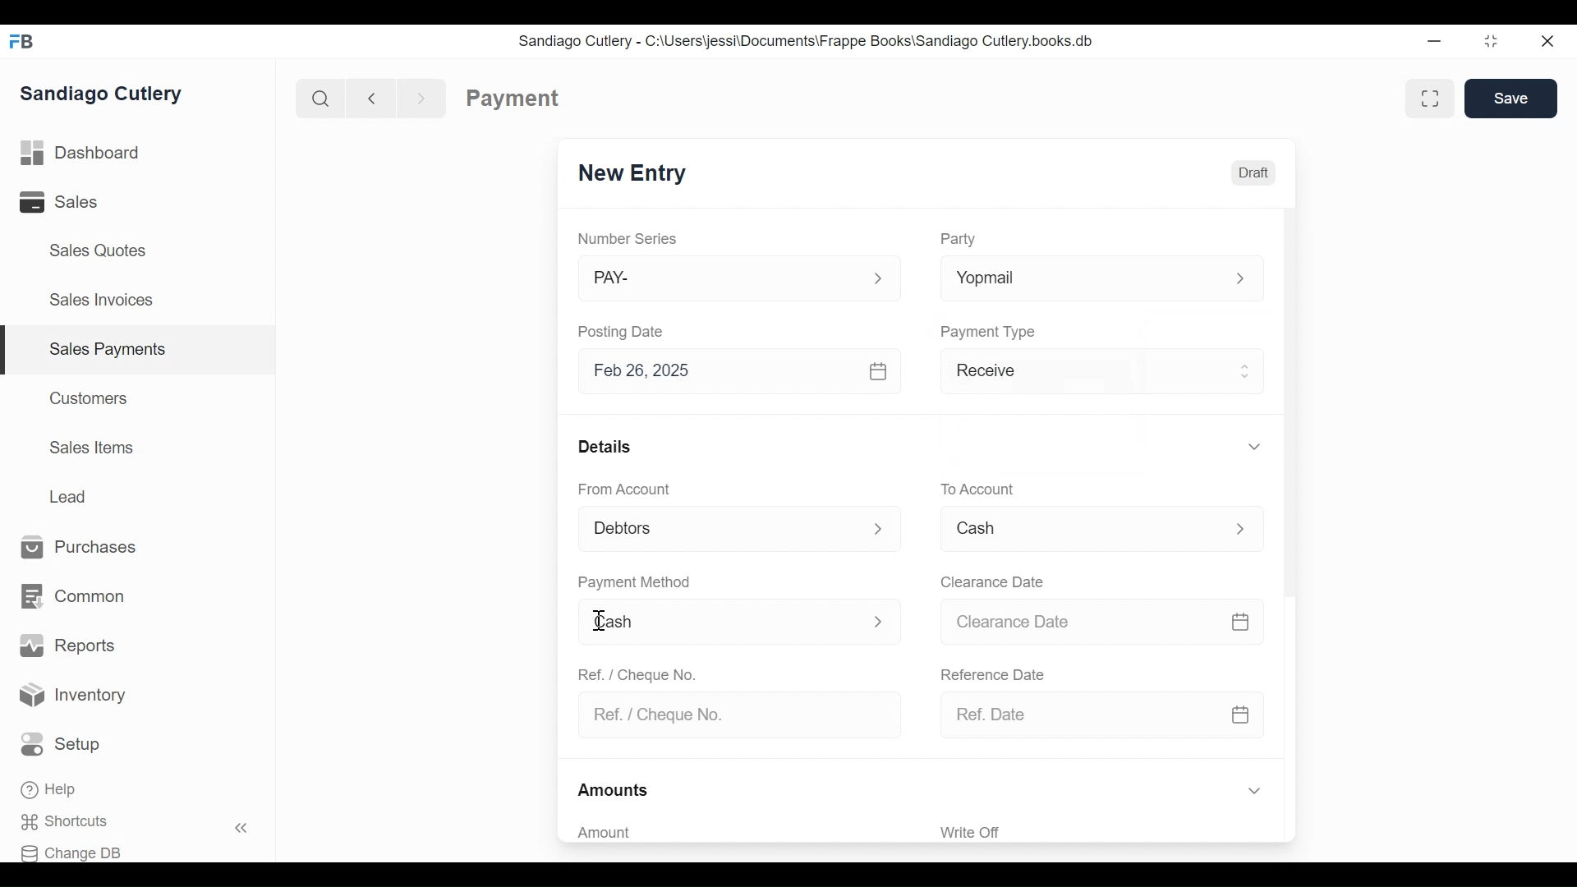 This screenshot has height=887, width=1577. I want to click on Number Series, so click(629, 239).